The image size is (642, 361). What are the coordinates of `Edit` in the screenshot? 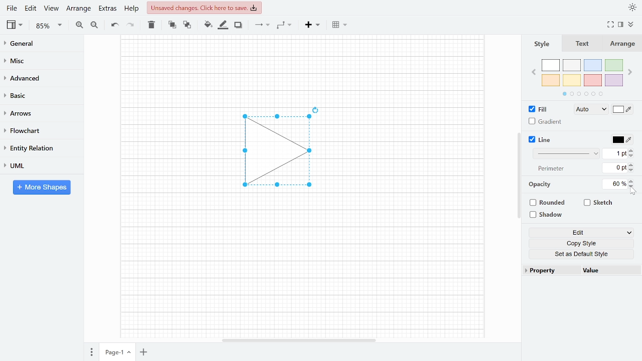 It's located at (581, 233).